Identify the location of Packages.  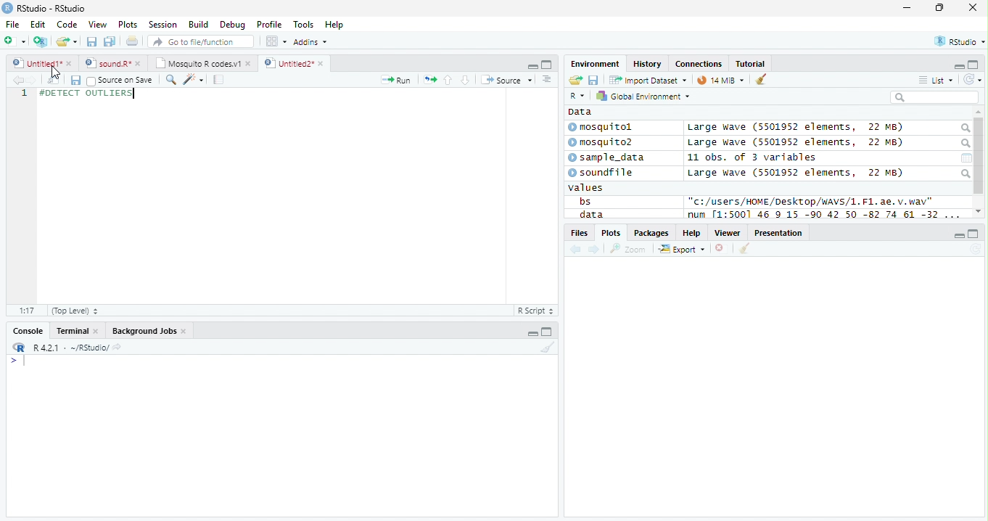
(652, 233).